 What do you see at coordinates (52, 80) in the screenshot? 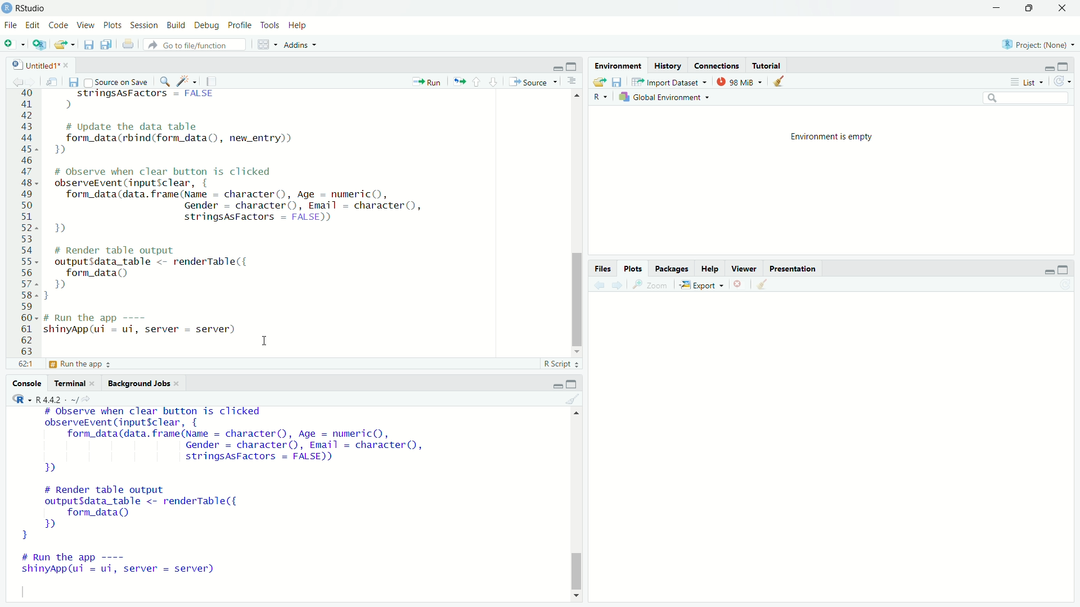
I see `show in new window` at bounding box center [52, 80].